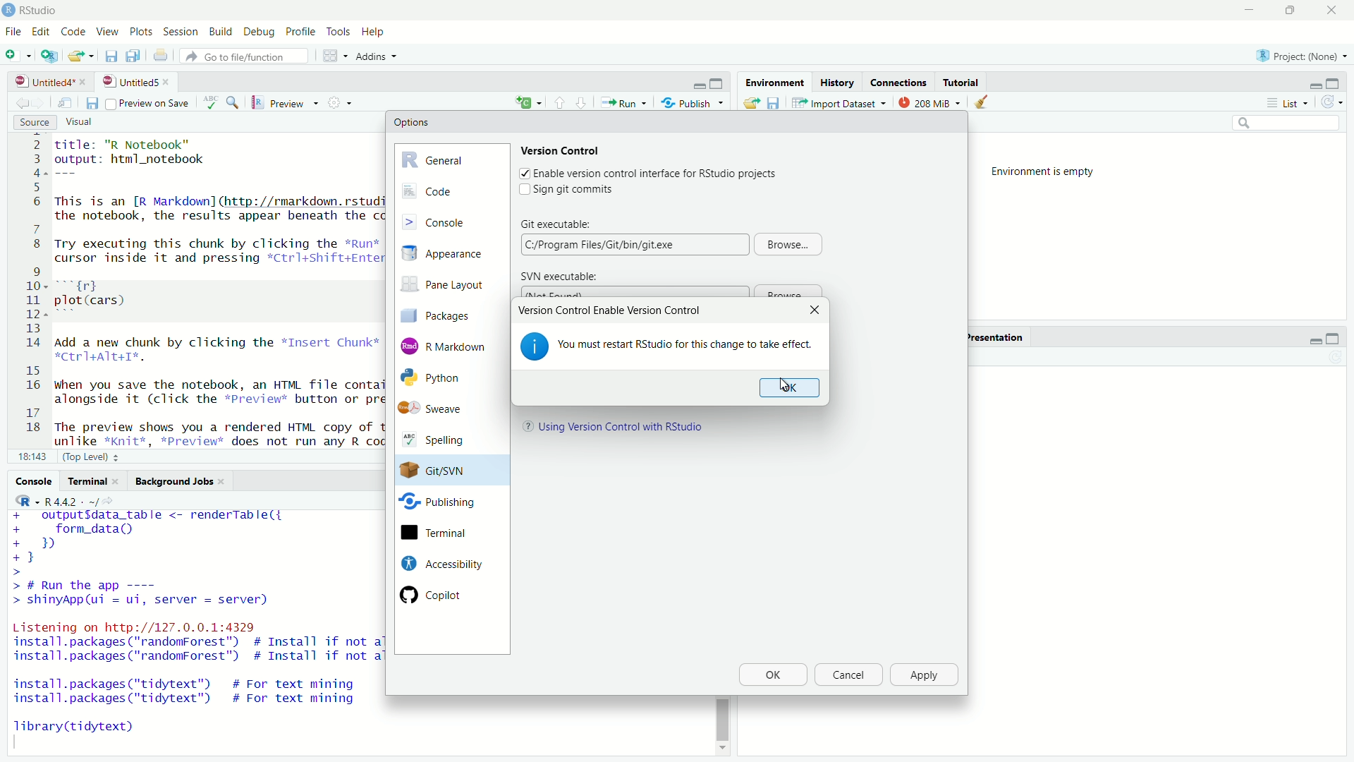  I want to click on File, so click(13, 31).